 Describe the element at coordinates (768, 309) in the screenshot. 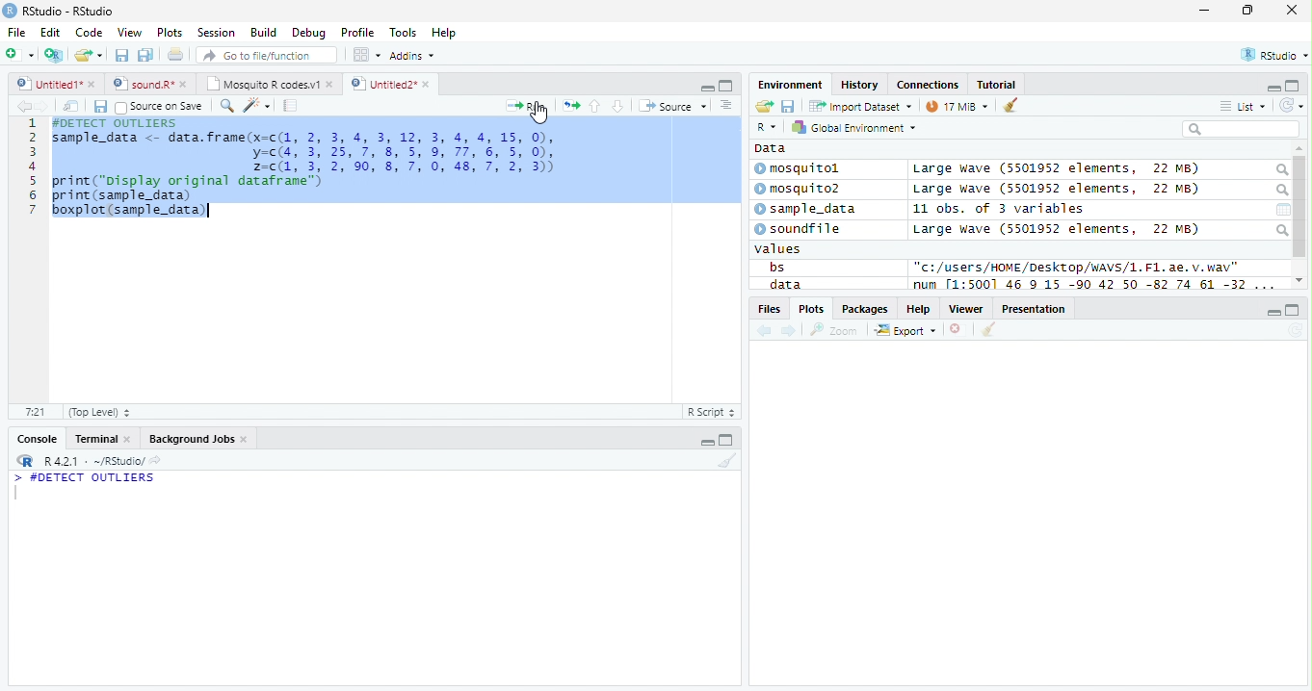

I see `Files` at that location.